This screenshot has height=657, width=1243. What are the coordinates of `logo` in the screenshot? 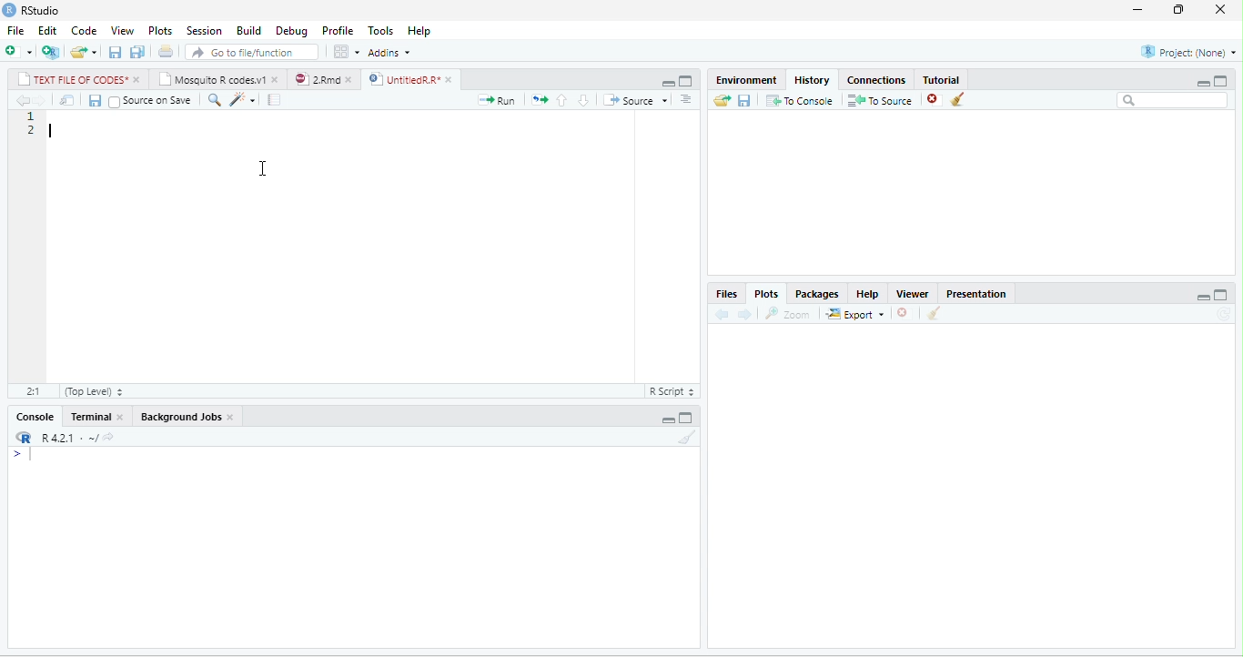 It's located at (9, 10).